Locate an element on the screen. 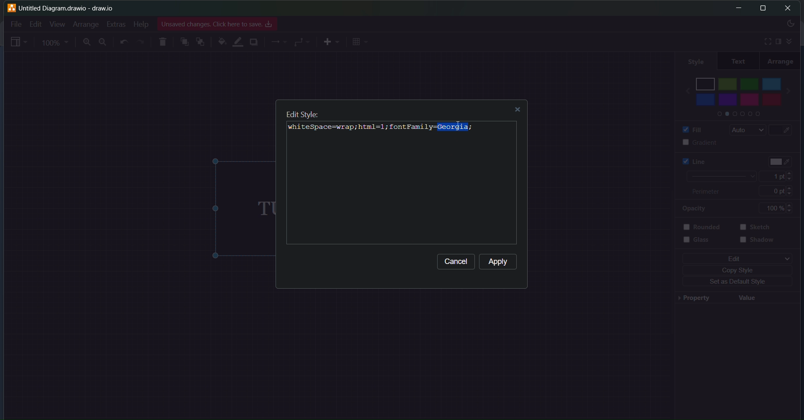 This screenshot has height=420, width=804. undo is located at coordinates (125, 42).